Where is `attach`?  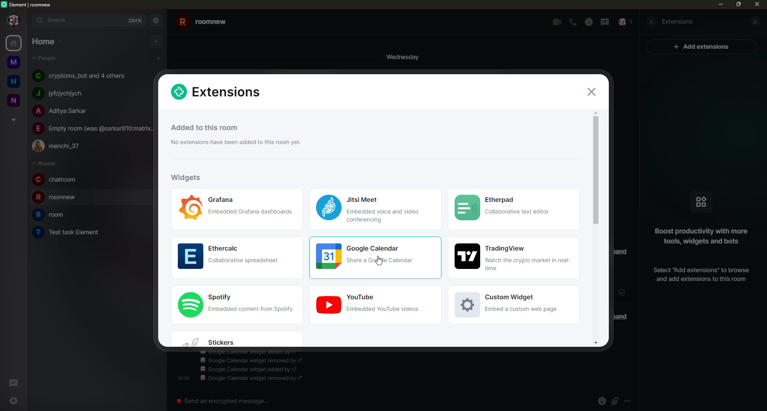 attach is located at coordinates (614, 400).